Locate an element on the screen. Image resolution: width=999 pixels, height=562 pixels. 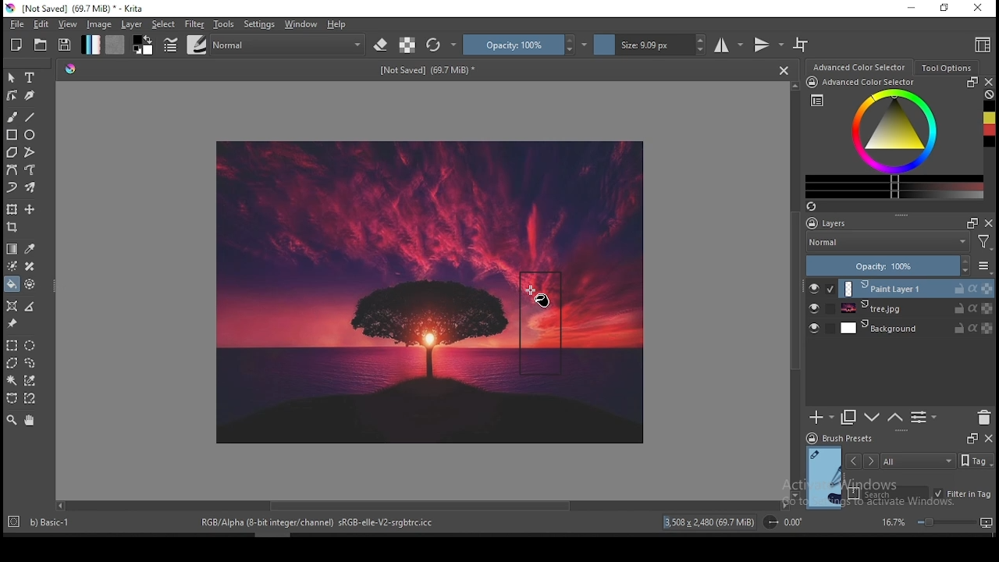
similar color selection tool is located at coordinates (30, 380).